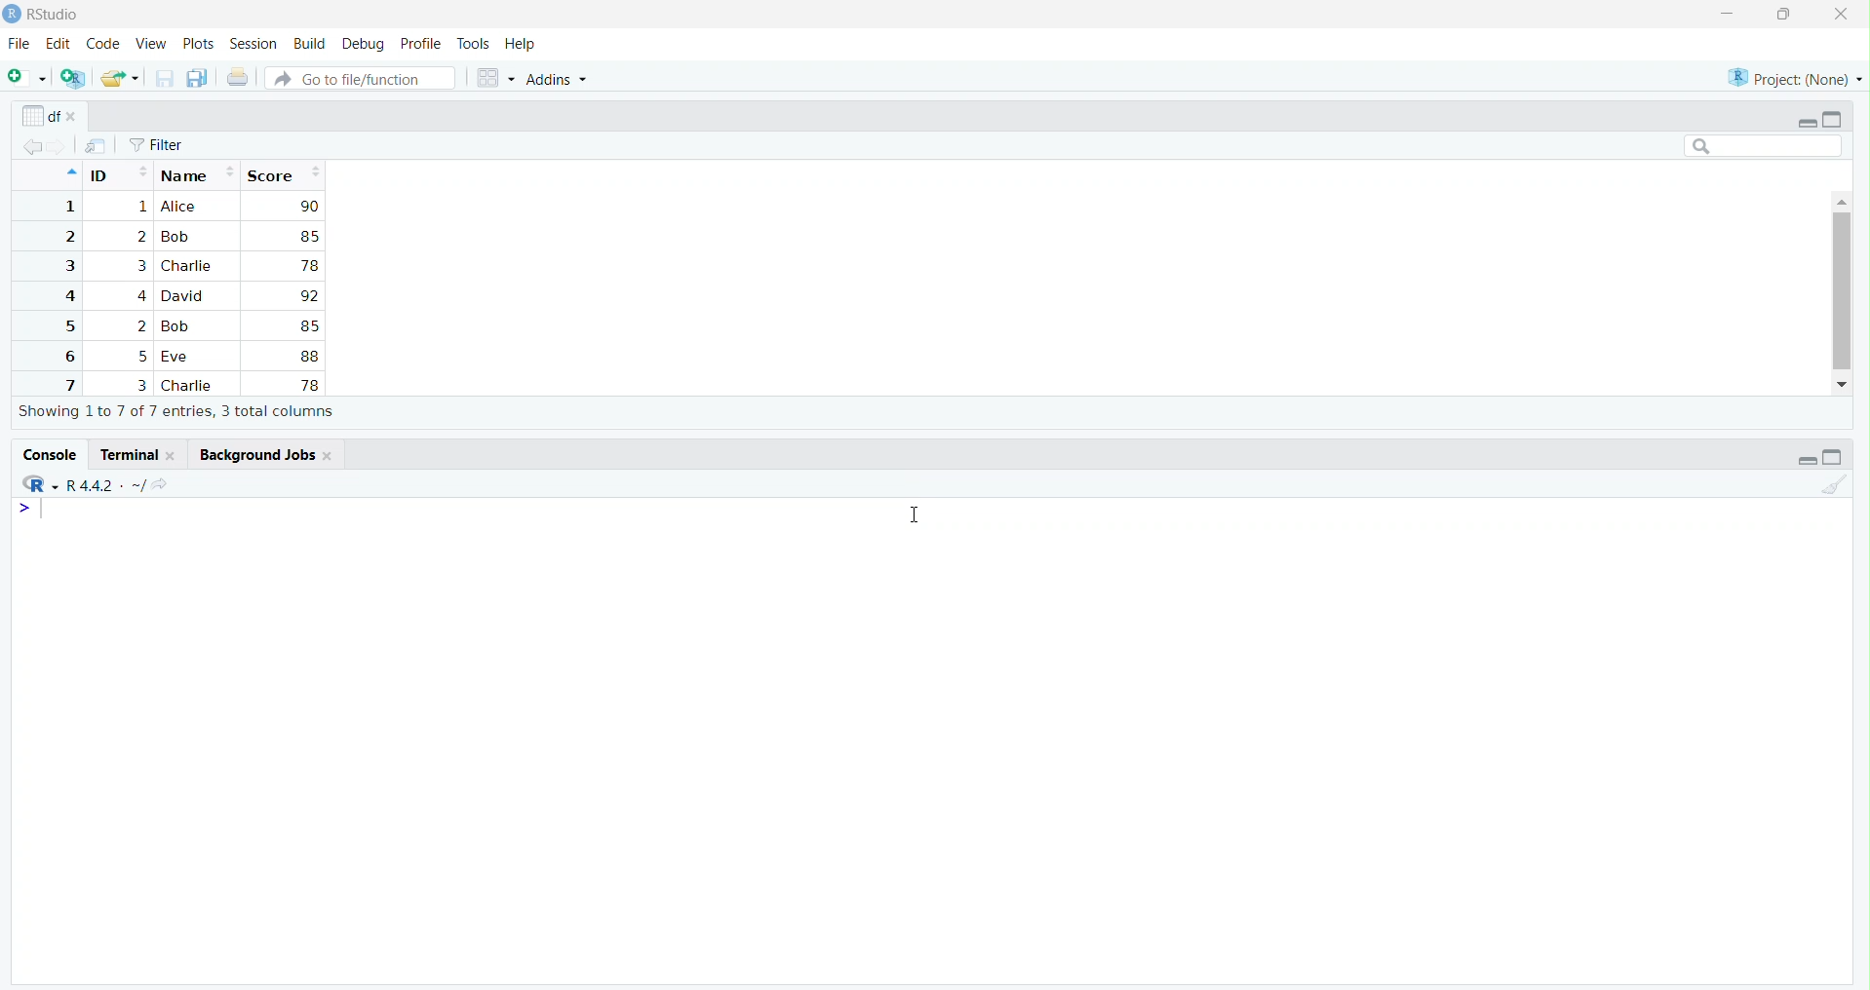  Describe the element at coordinates (1833, 483) in the screenshot. I see `clear` at that location.